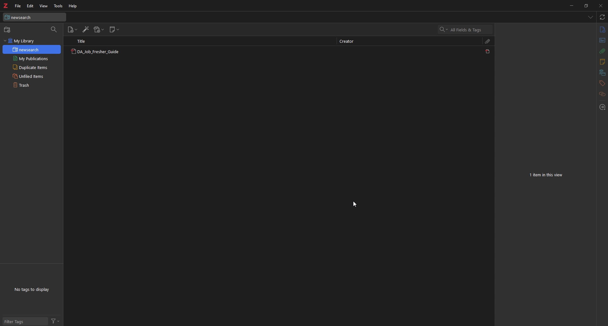  What do you see at coordinates (86, 29) in the screenshot?
I see `add items by identifier` at bounding box center [86, 29].